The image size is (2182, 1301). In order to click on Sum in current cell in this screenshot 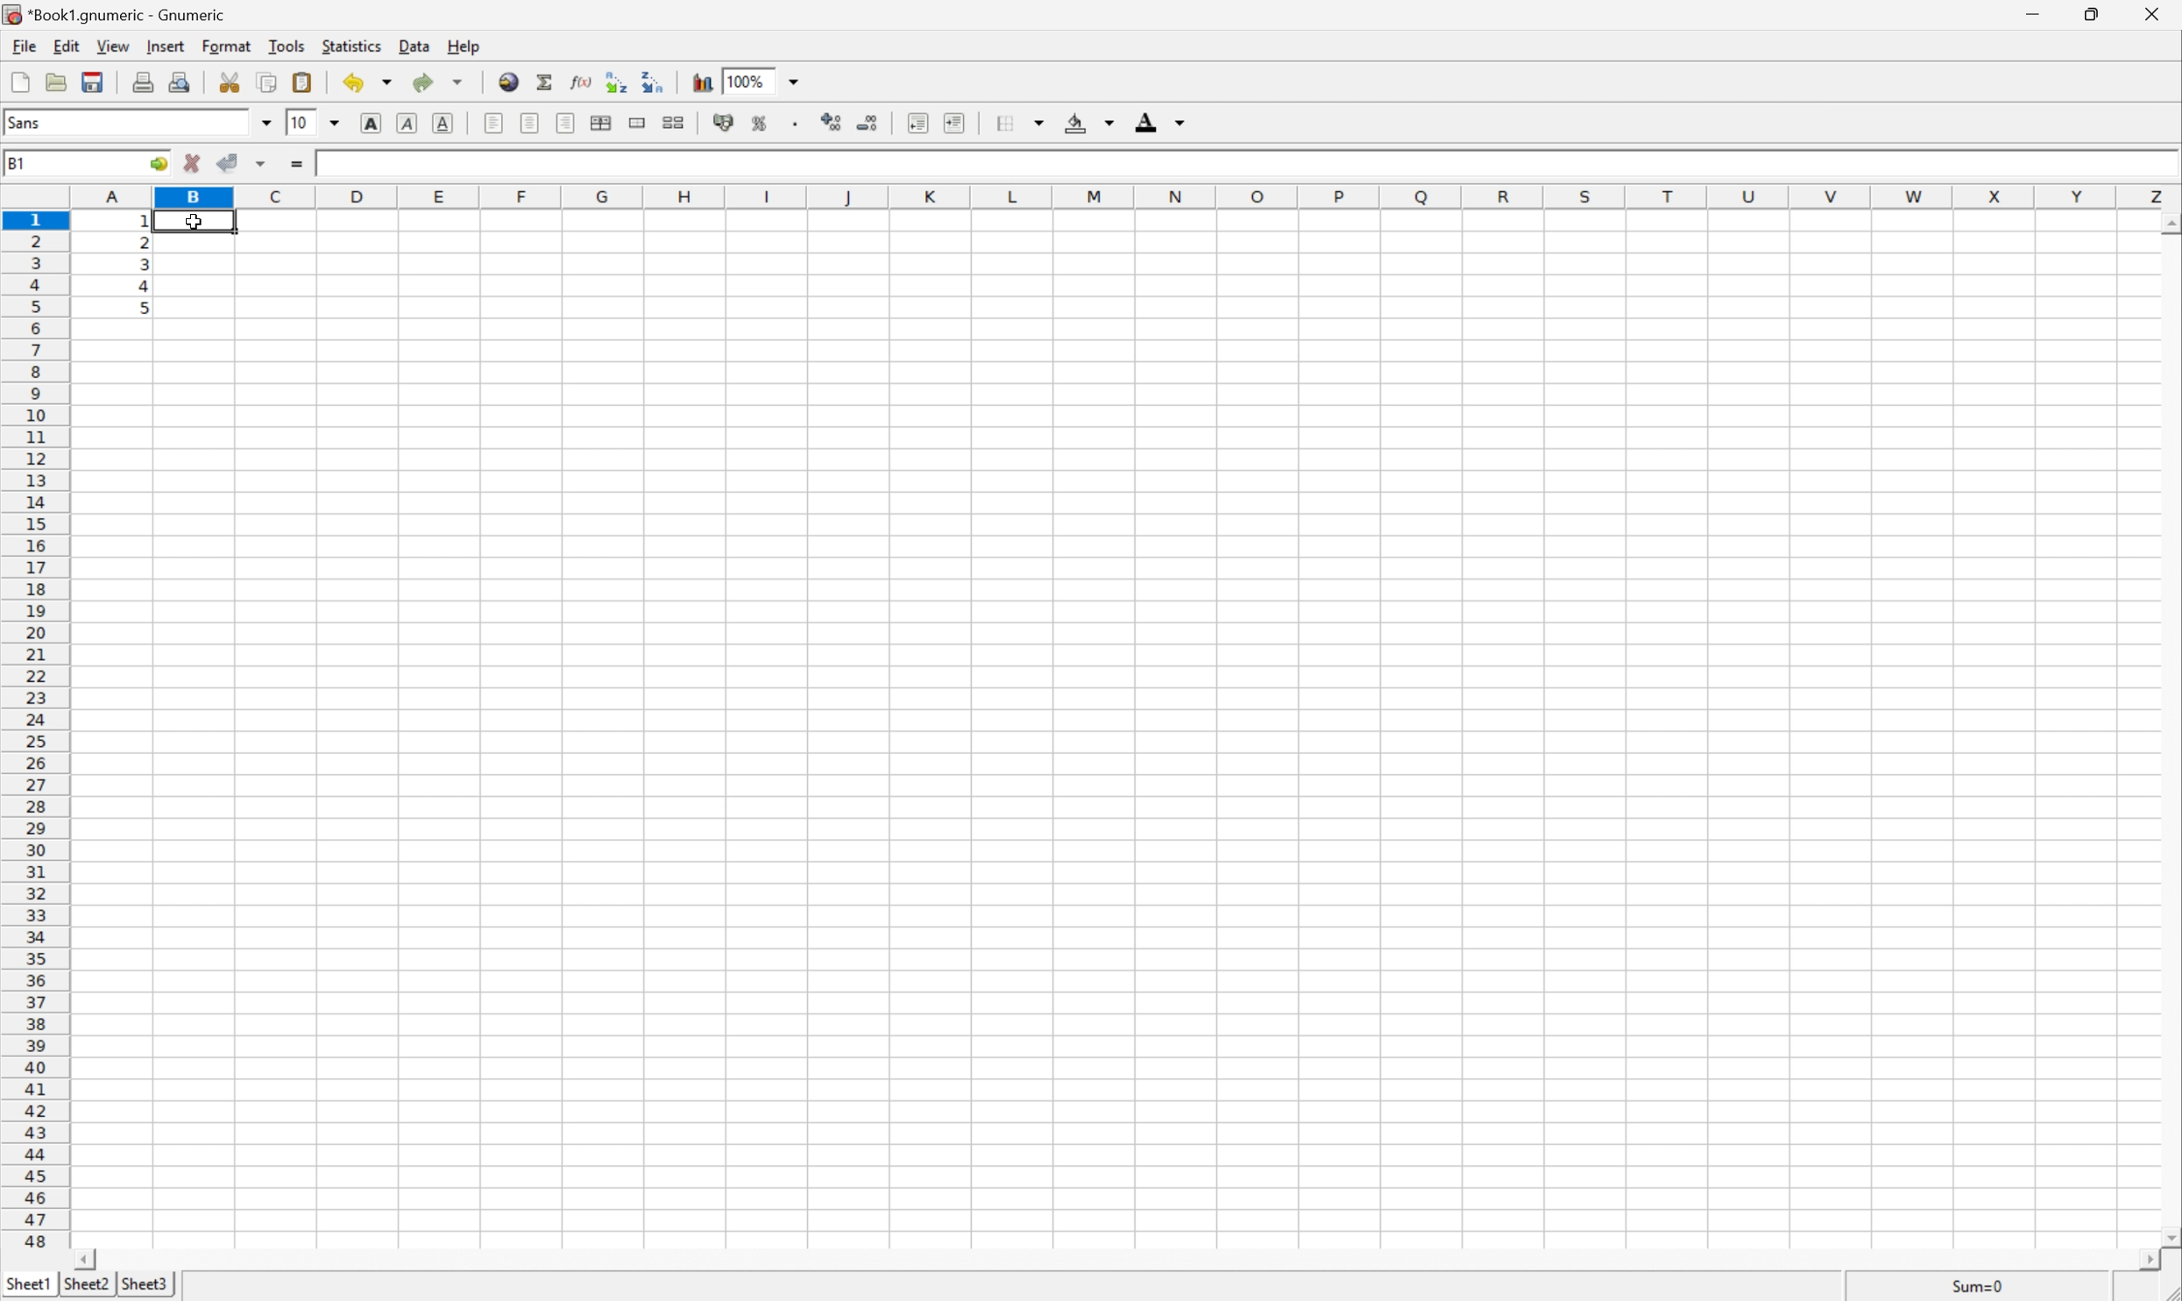, I will do `click(547, 84)`.